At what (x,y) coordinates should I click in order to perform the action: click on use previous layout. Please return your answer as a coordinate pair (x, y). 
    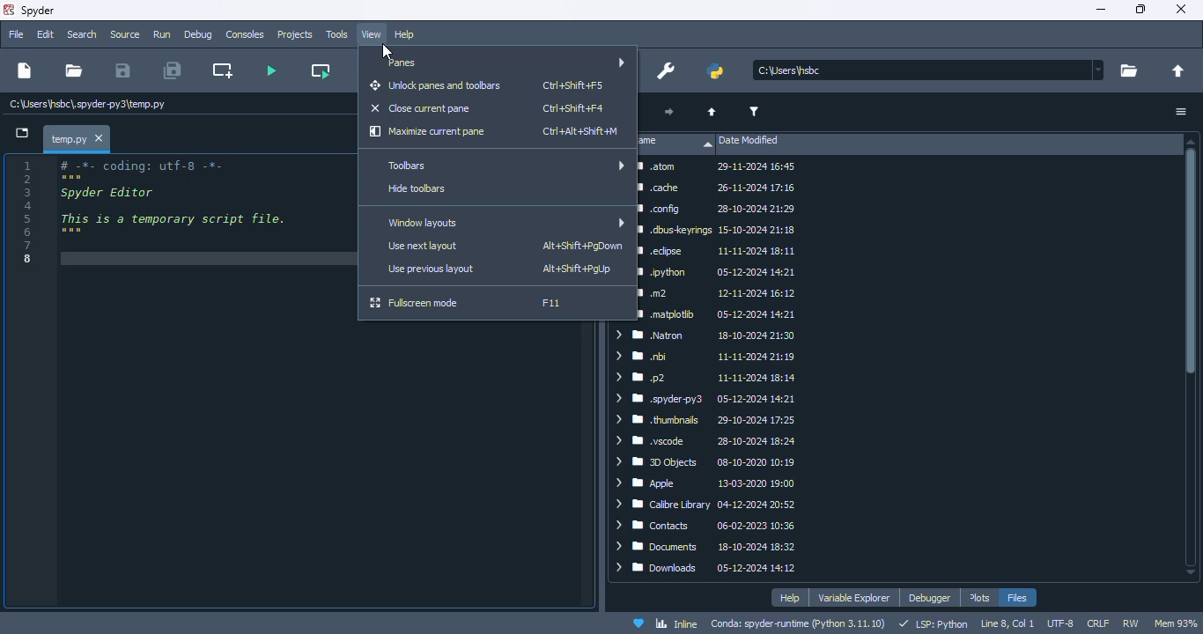
    Looking at the image, I should click on (432, 269).